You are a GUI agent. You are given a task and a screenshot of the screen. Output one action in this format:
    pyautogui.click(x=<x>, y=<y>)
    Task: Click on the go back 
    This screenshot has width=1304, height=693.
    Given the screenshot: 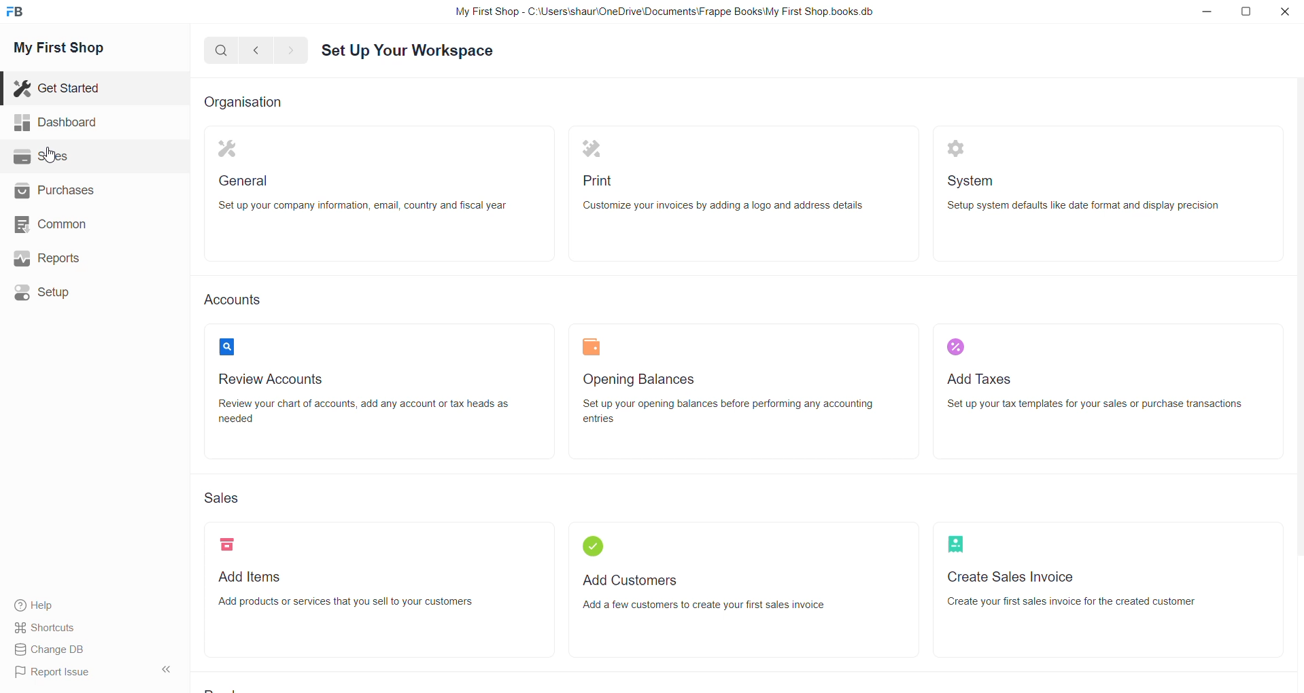 What is the action you would take?
    pyautogui.click(x=259, y=52)
    